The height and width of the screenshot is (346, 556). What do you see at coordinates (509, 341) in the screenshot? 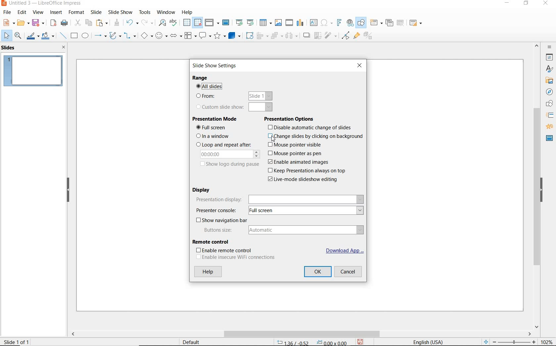
I see `ZOOM OUR OR ZOOM IN` at bounding box center [509, 341].